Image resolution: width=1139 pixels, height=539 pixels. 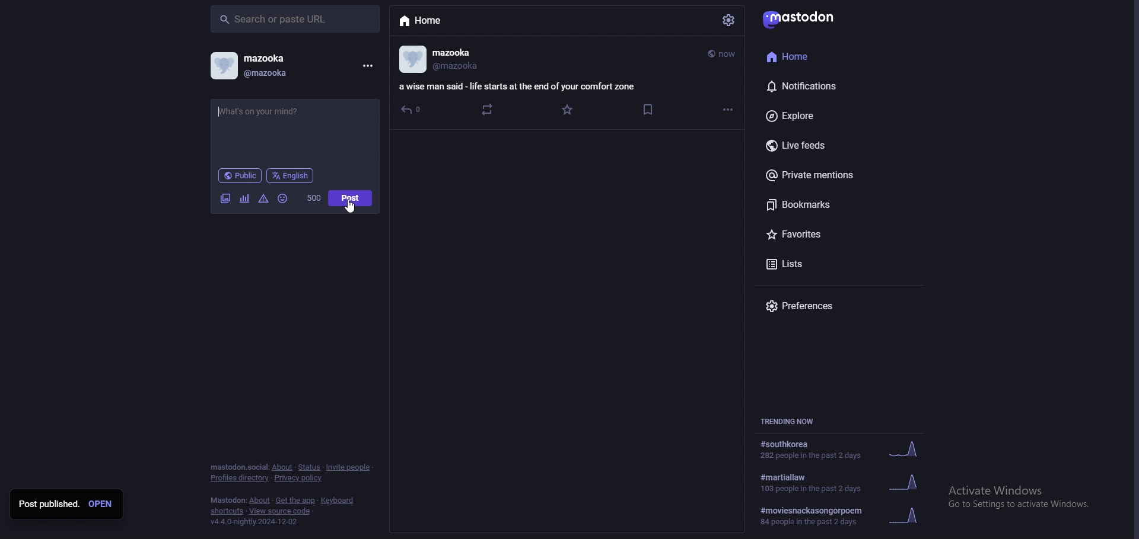 I want to click on menu, so click(x=367, y=65).